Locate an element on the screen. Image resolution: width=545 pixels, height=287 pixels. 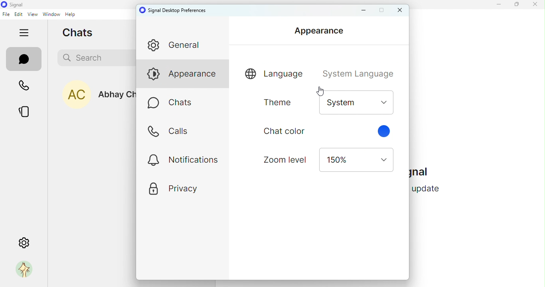
notifications is located at coordinates (181, 159).